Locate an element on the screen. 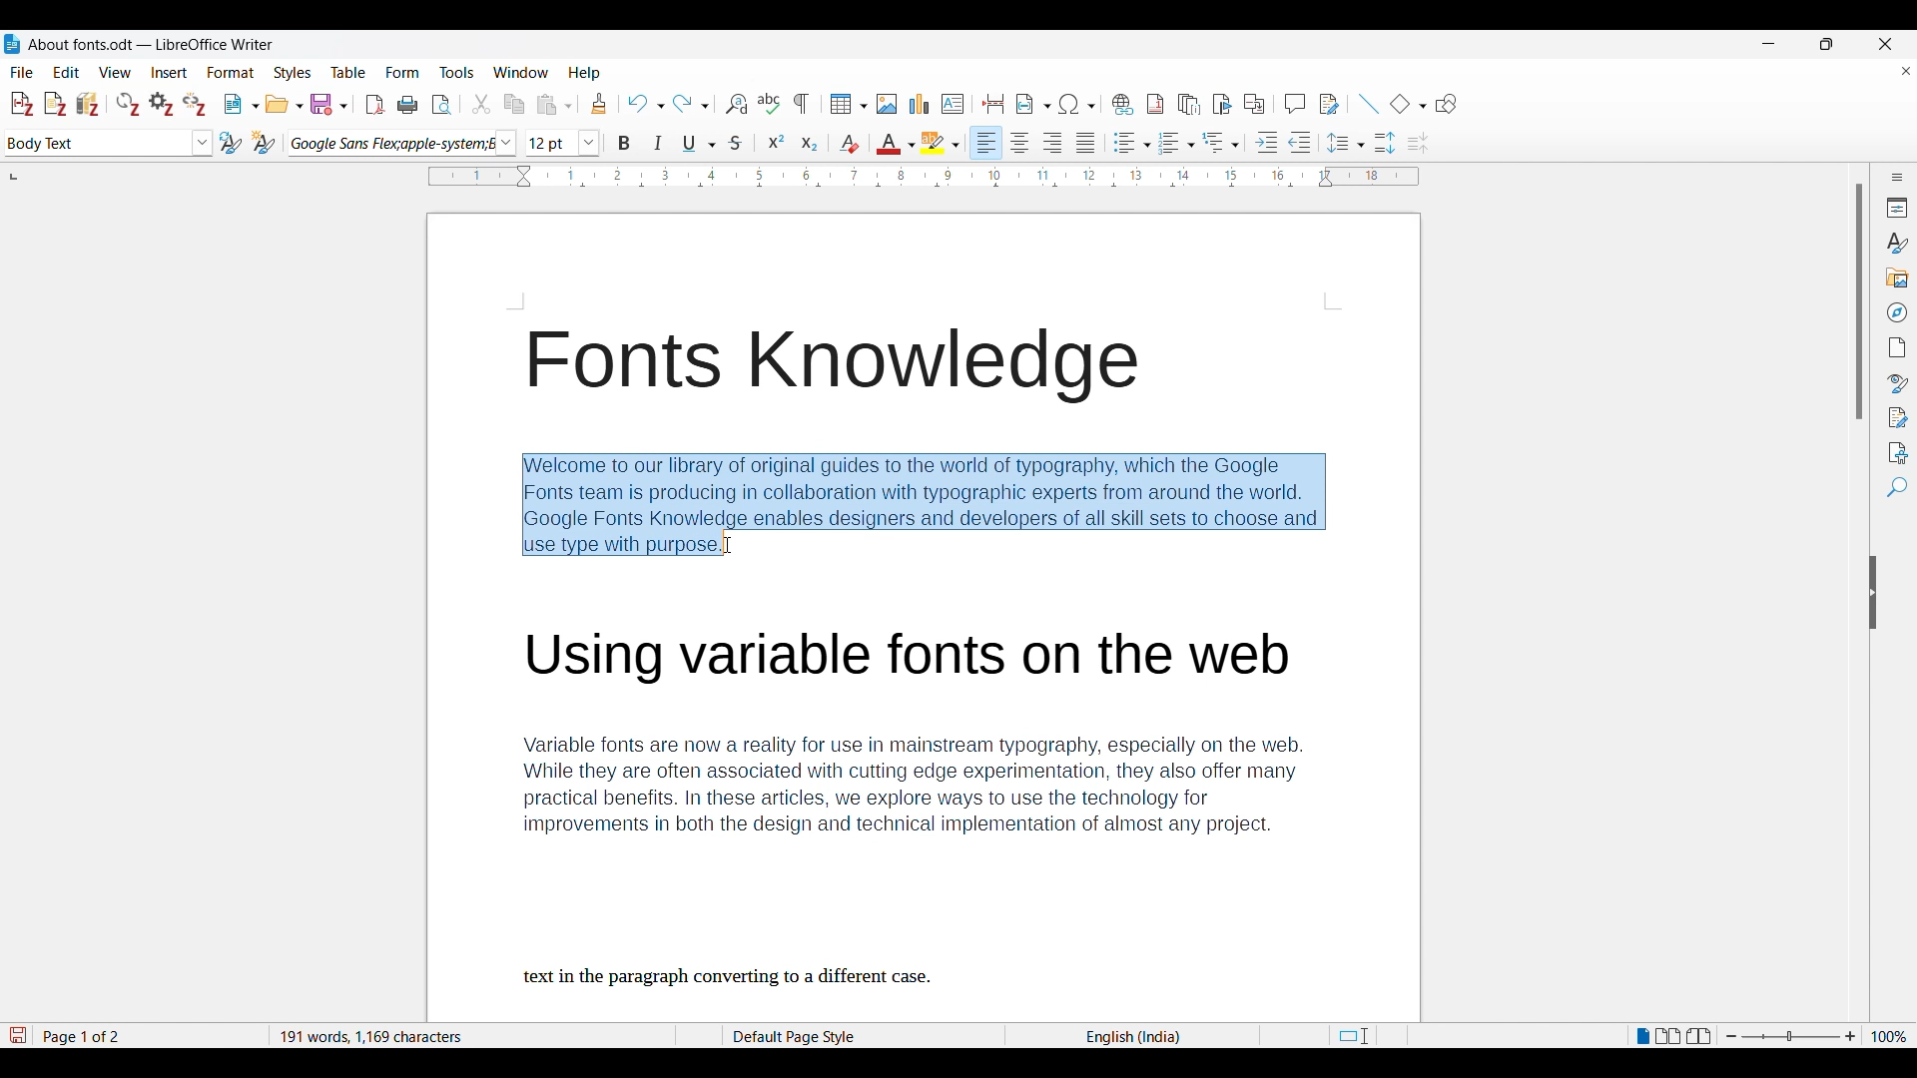  Add note is located at coordinates (56, 105).